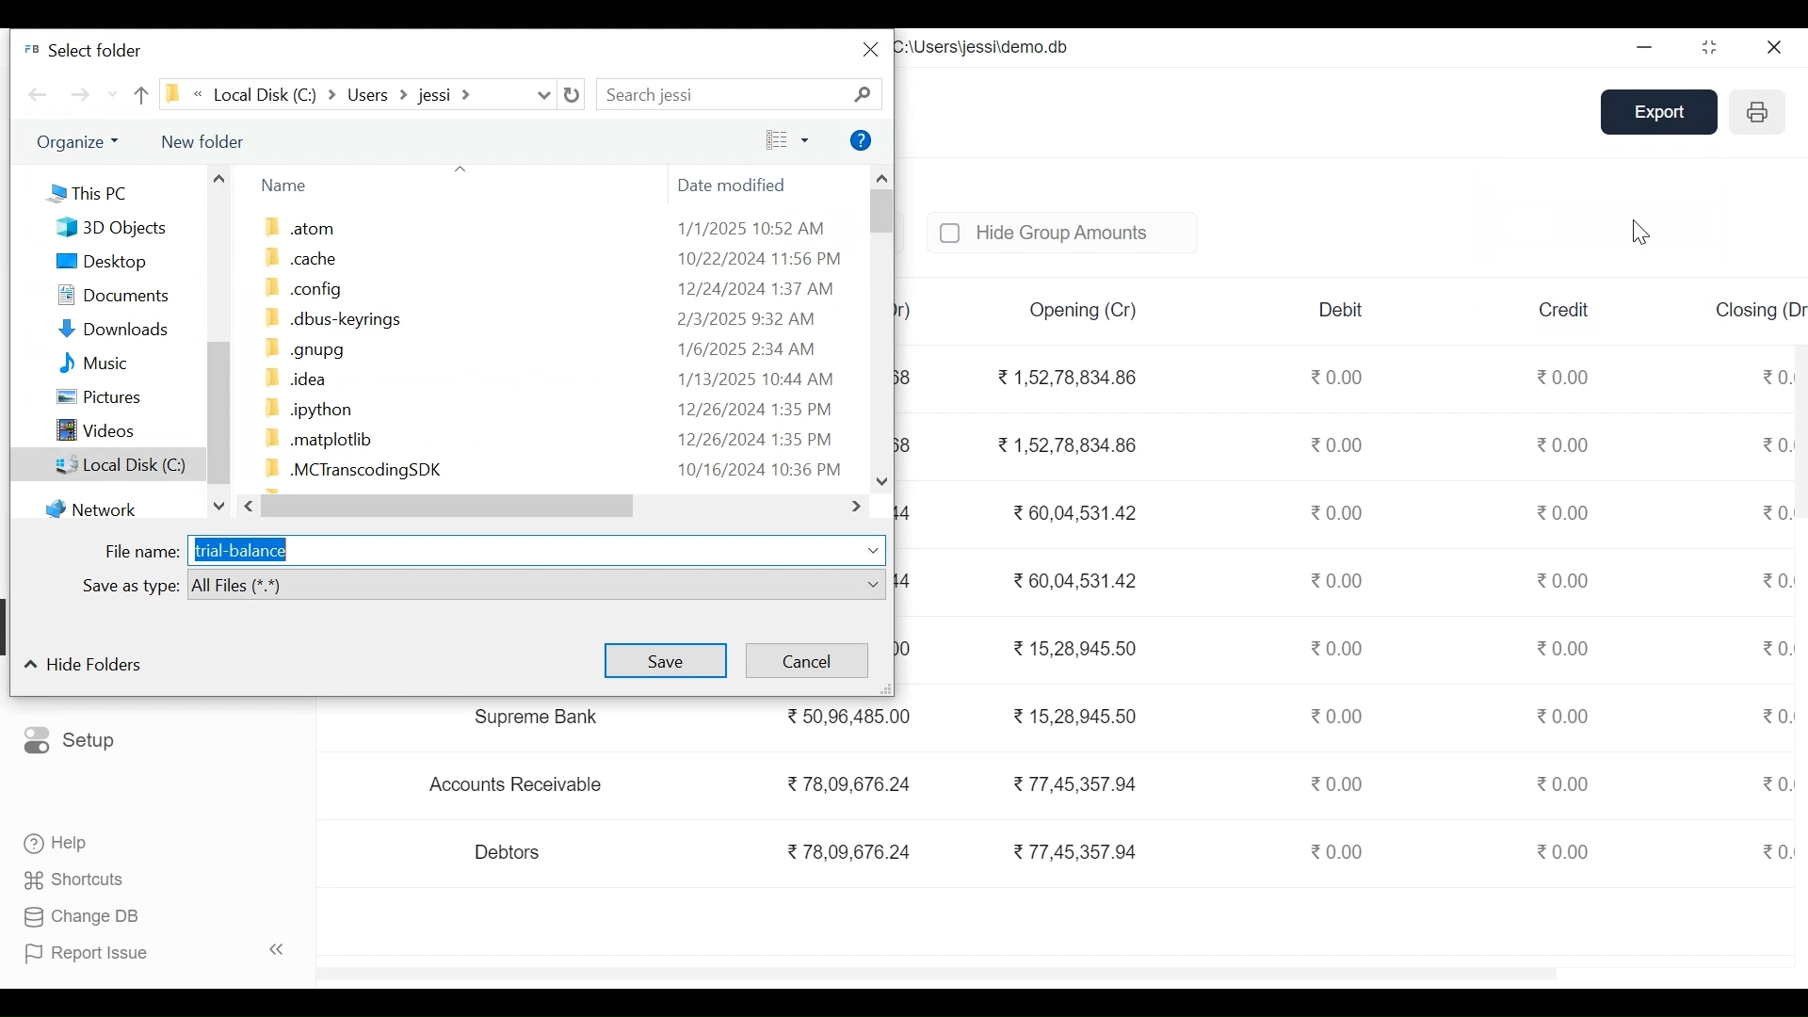 Image resolution: width=1808 pixels, height=1017 pixels. What do you see at coordinates (758, 379) in the screenshot?
I see `1/13/2025 10:44 AM` at bounding box center [758, 379].